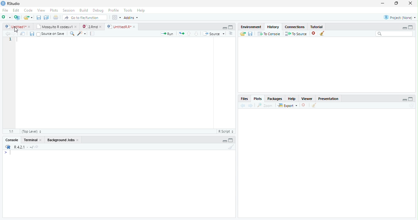  I want to click on minimize, so click(404, 28).